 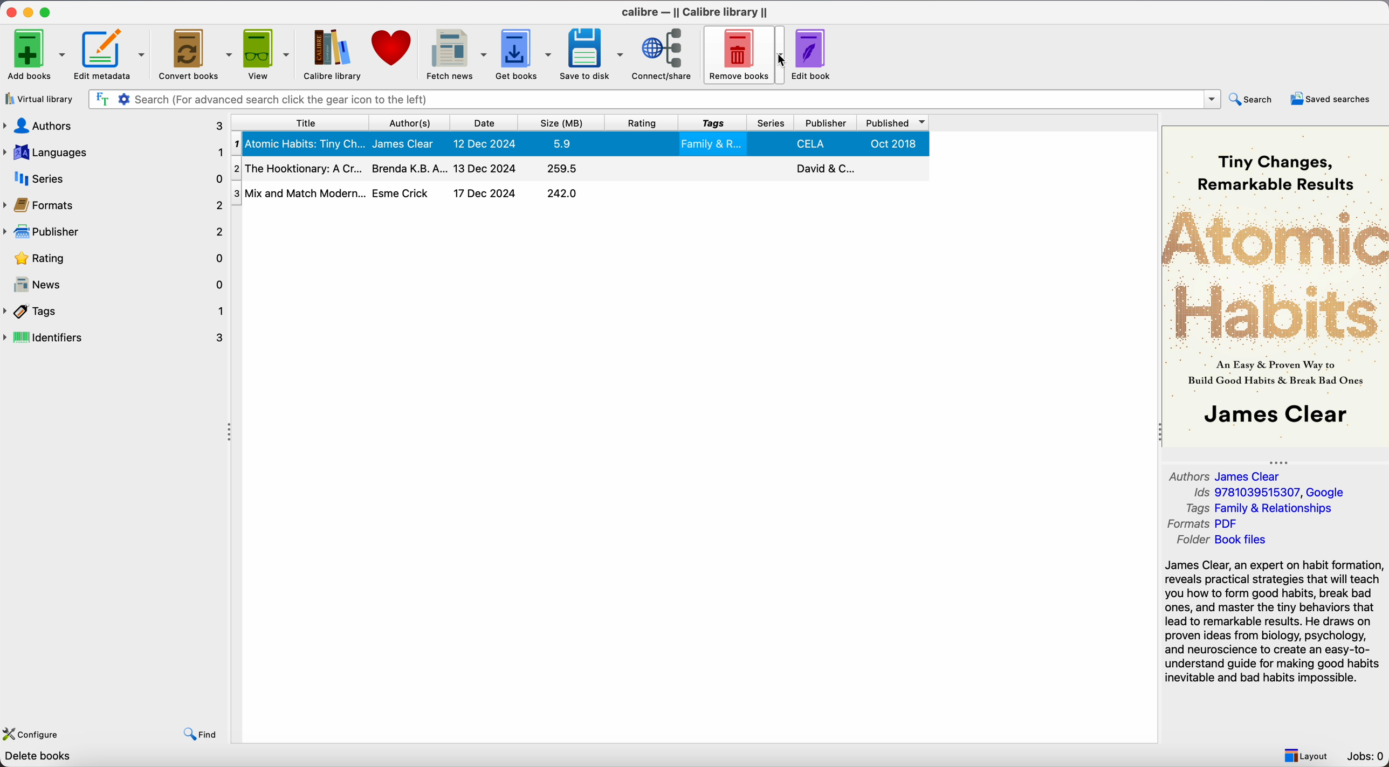 I want to click on edit metadata, so click(x=111, y=54).